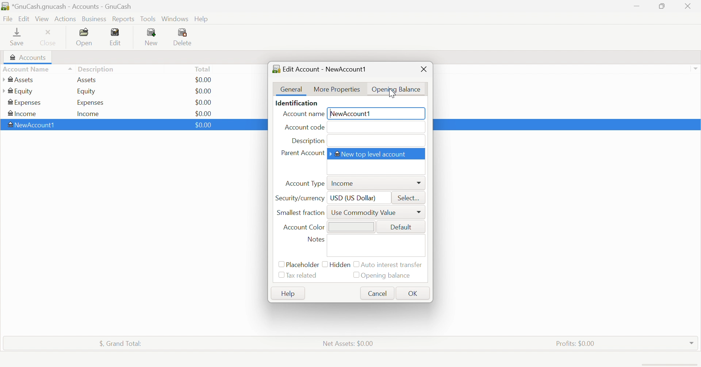  What do you see at coordinates (28, 57) in the screenshot?
I see `Accounts` at bounding box center [28, 57].